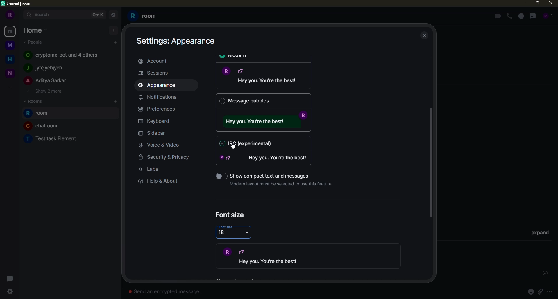 The width and height of the screenshot is (558, 299). Describe the element at coordinates (264, 159) in the screenshot. I see `message` at that location.